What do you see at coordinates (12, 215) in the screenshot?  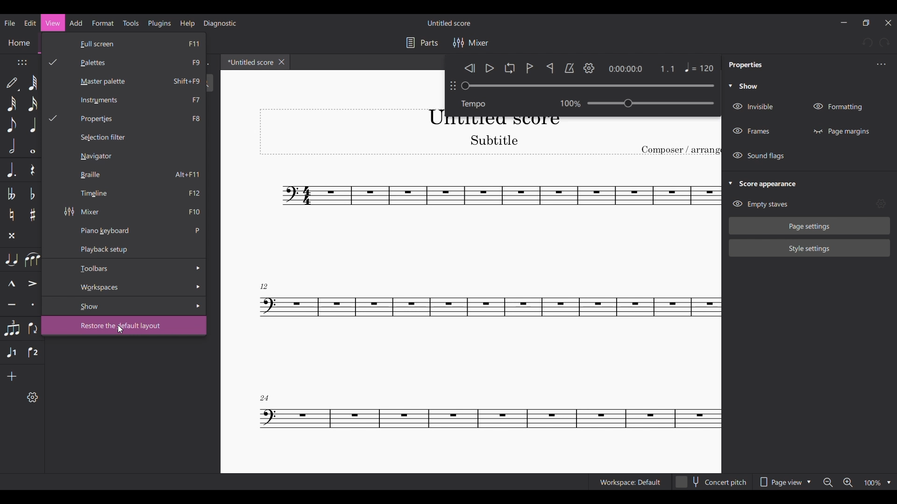 I see `Toggle natural` at bounding box center [12, 215].